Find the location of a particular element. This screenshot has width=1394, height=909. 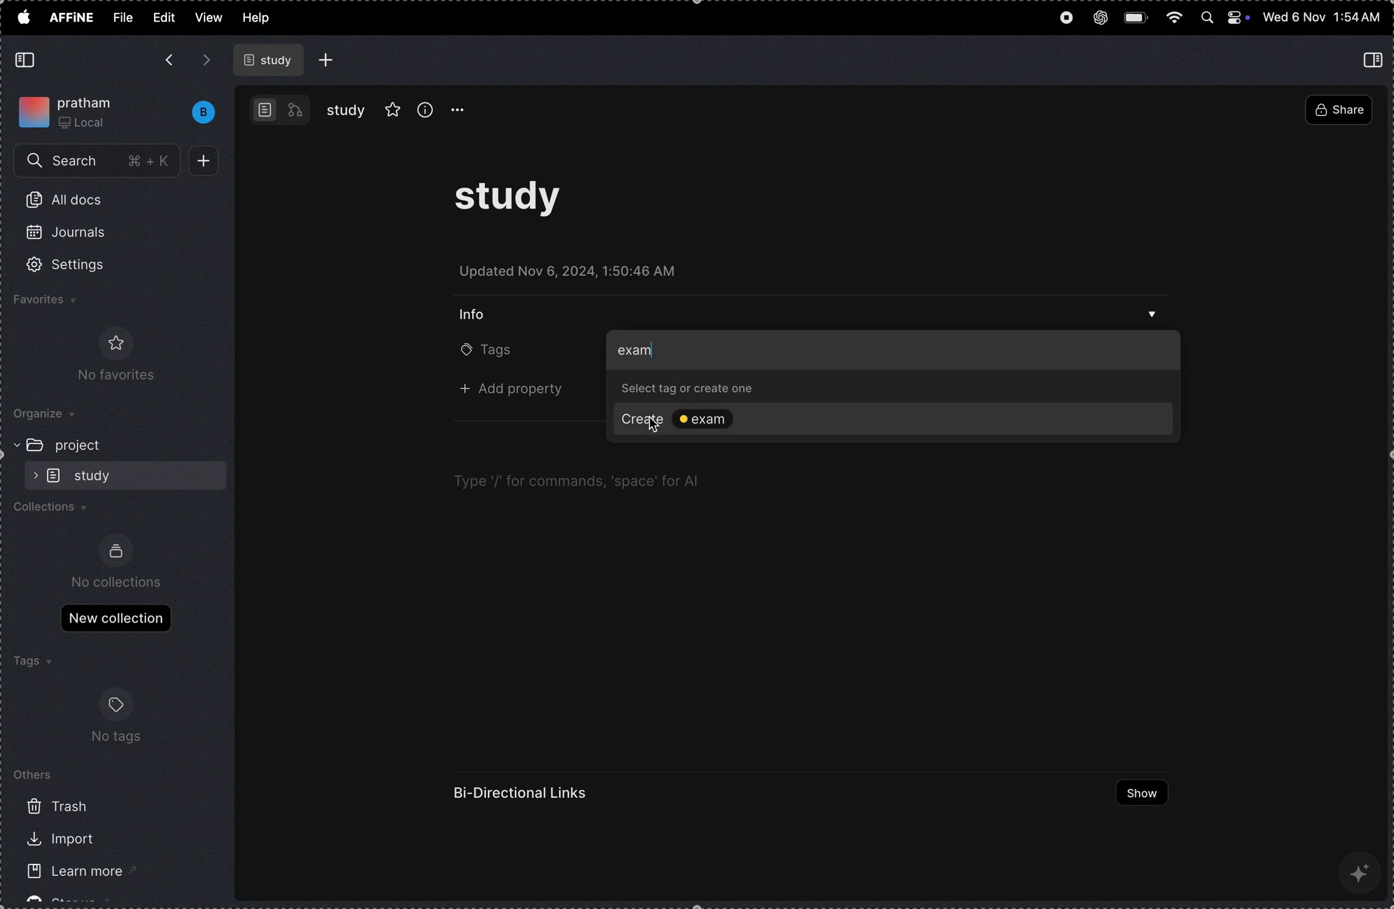

cursor is located at coordinates (655, 432).